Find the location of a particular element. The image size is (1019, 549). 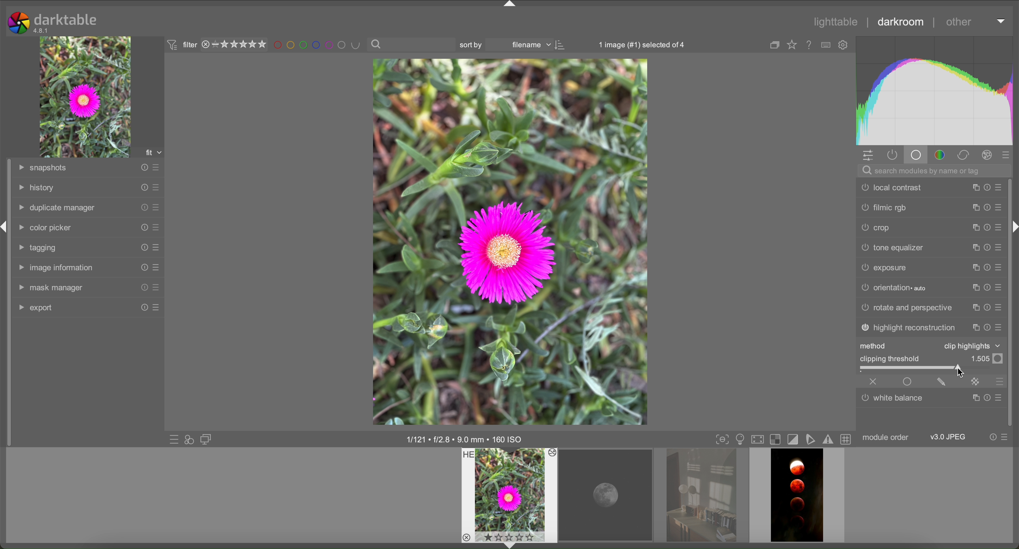

image is located at coordinates (511, 242).